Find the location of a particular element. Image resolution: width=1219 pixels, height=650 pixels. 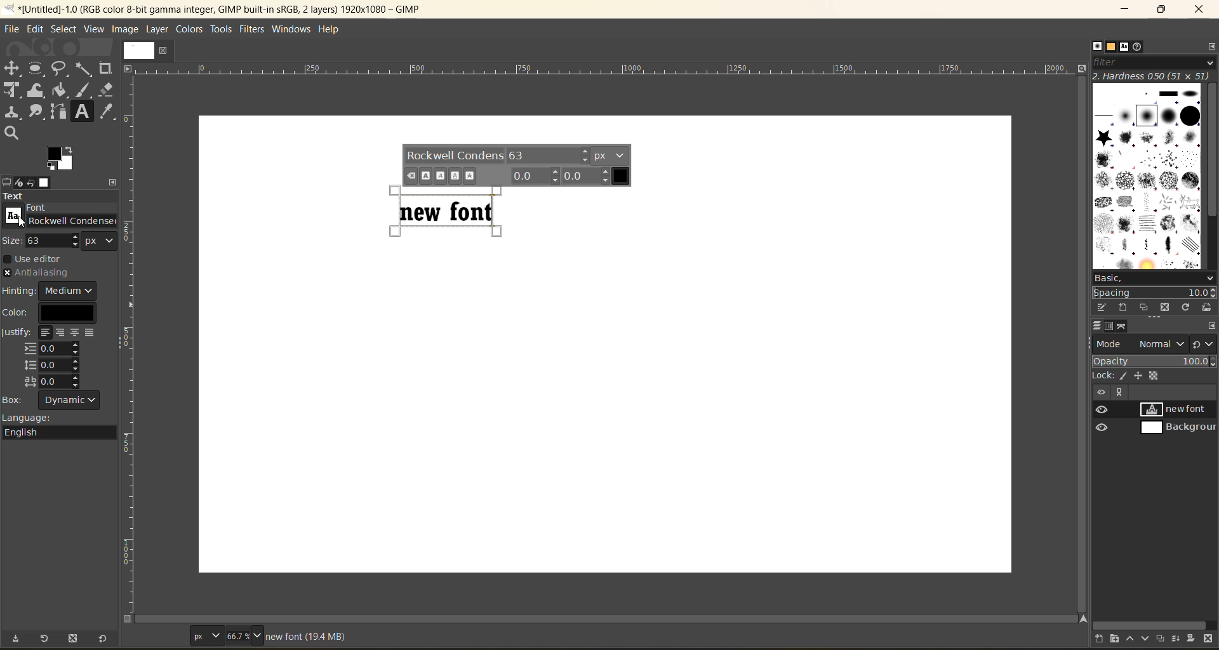

size is located at coordinates (58, 241).